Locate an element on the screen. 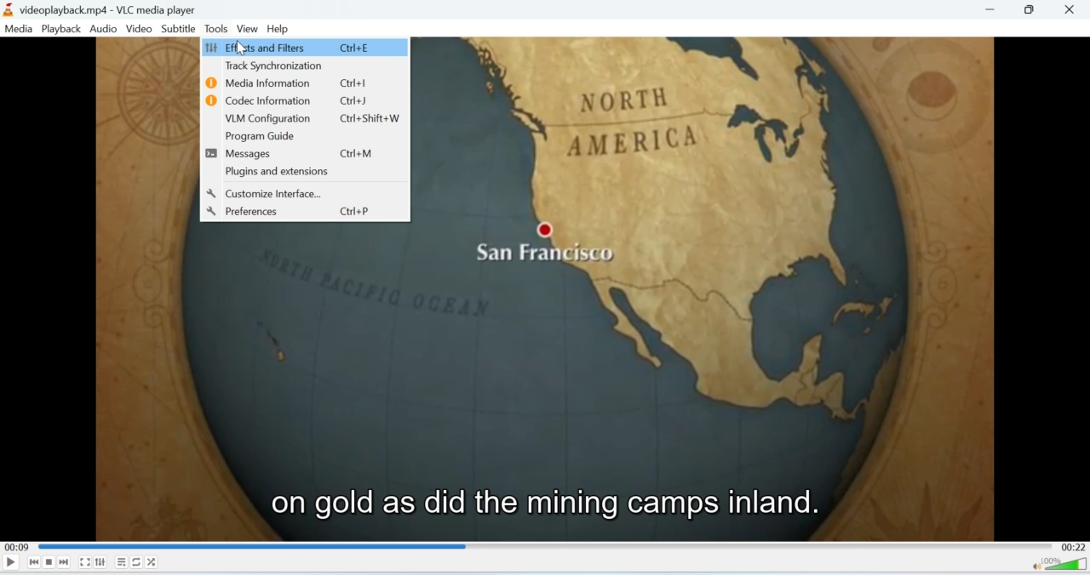 This screenshot has width=1090, height=575. Media is located at coordinates (19, 29).